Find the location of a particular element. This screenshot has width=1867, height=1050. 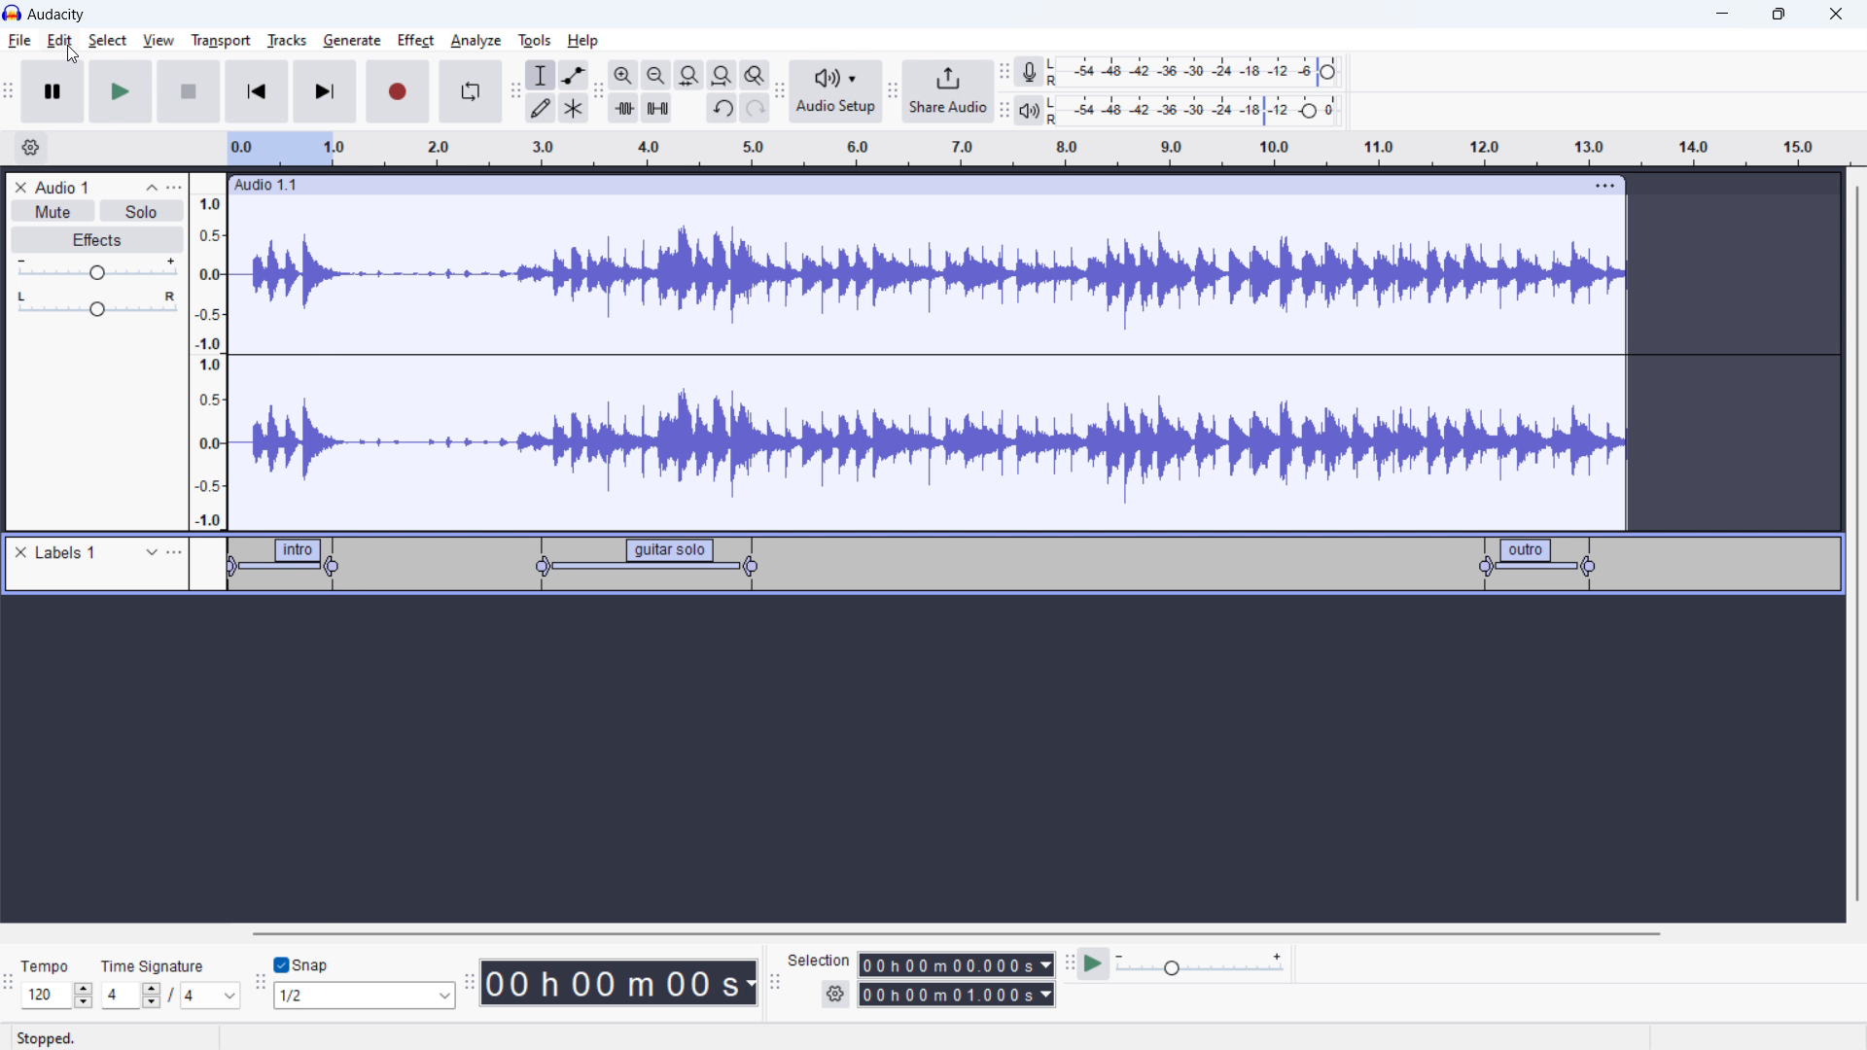

zoom in is located at coordinates (623, 75).